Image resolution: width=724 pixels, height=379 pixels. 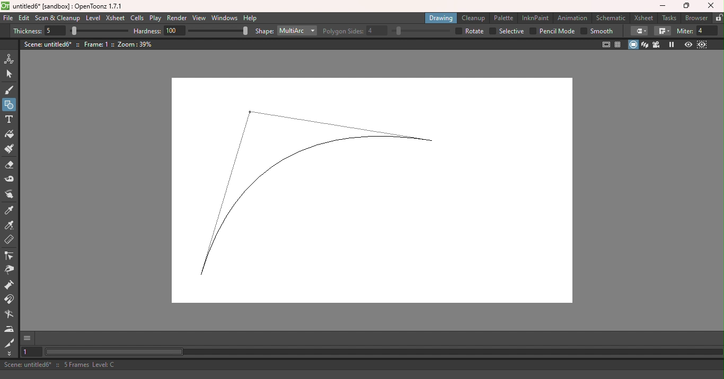 I want to click on RGB picker tool, so click(x=10, y=225).